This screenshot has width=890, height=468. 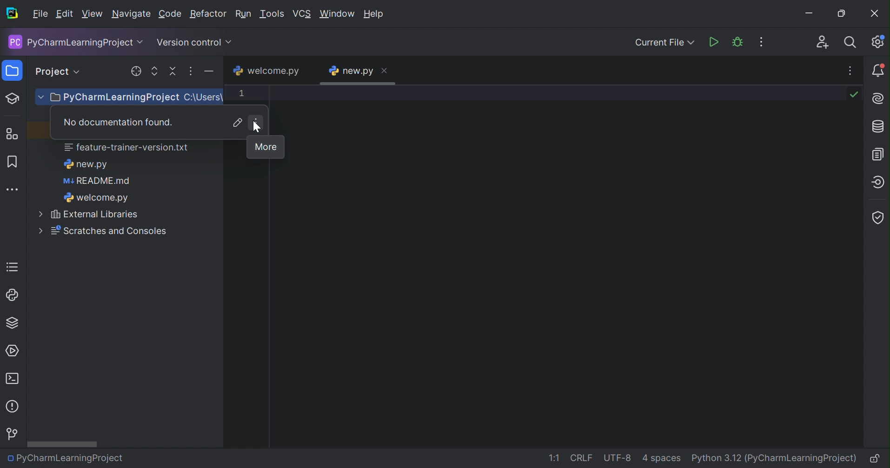 I want to click on Jump to source, so click(x=238, y=123).